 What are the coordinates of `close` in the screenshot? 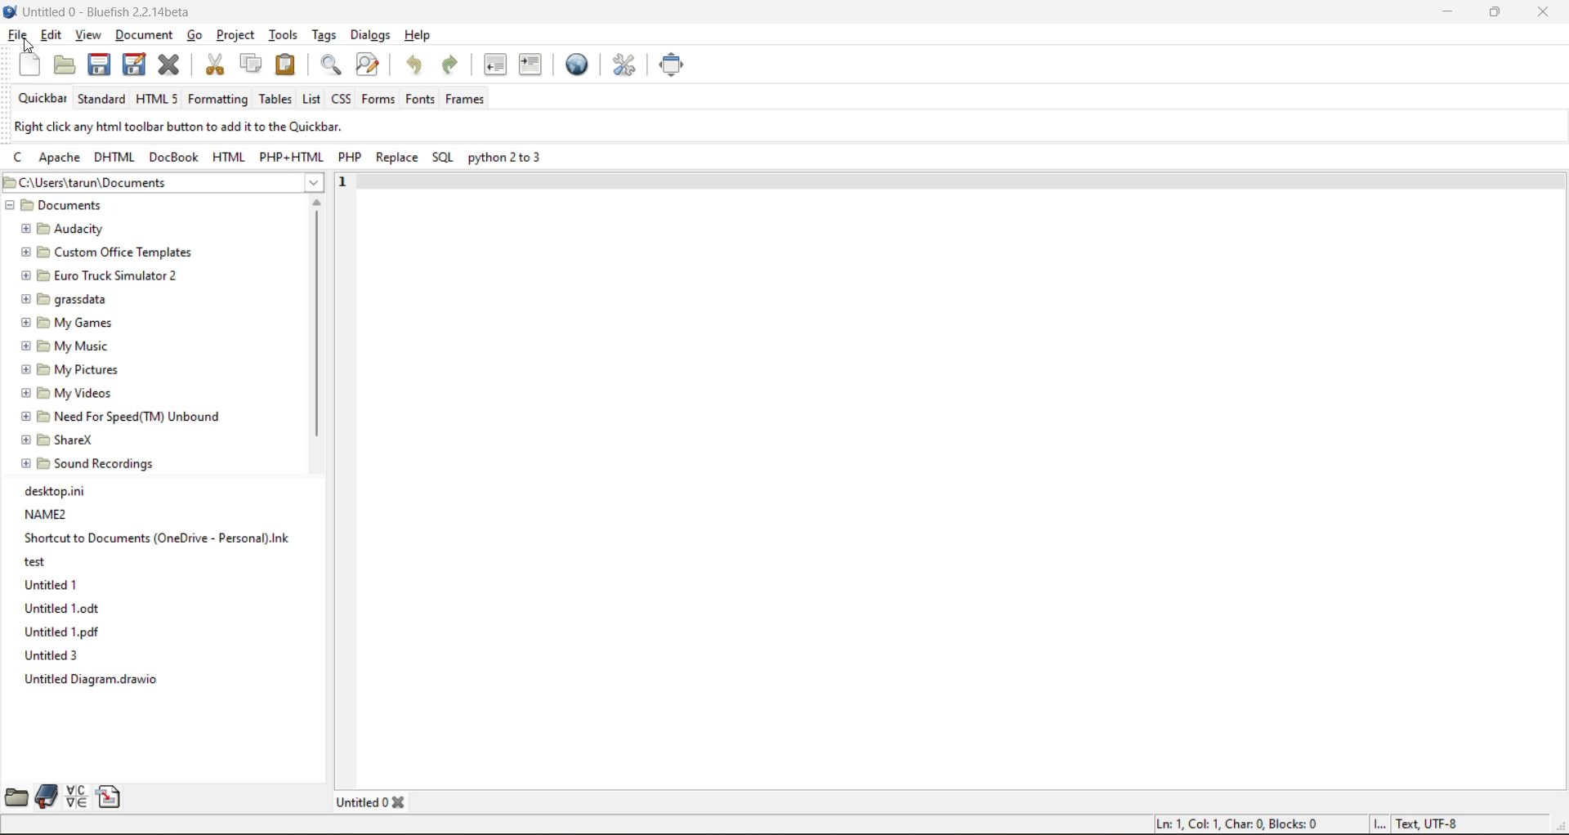 It's located at (1546, 11).